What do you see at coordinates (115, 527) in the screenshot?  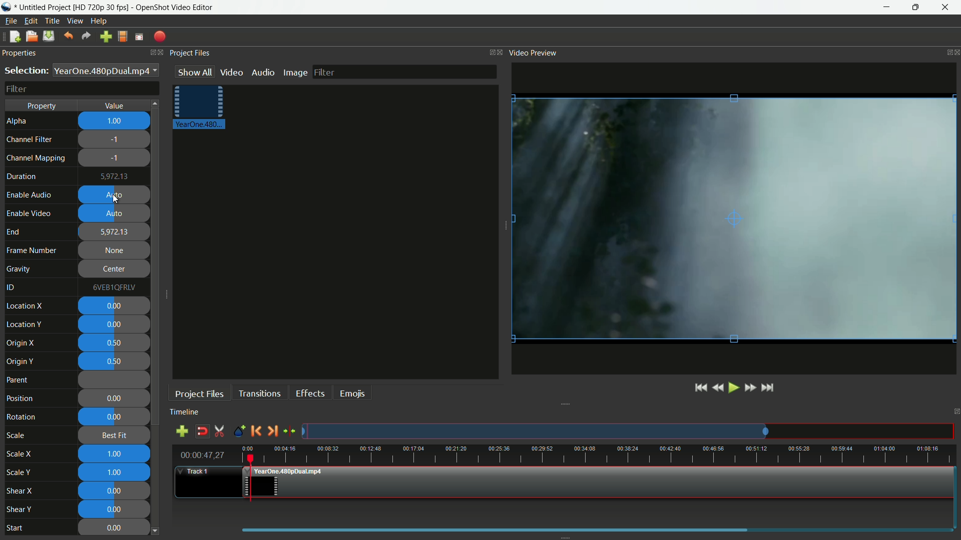 I see `0.00` at bounding box center [115, 527].